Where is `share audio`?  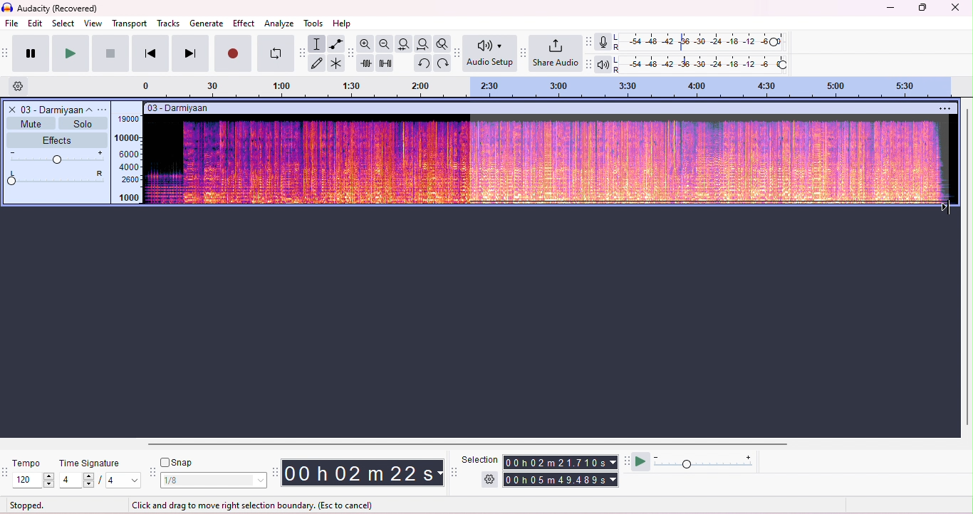
share audio is located at coordinates (557, 54).